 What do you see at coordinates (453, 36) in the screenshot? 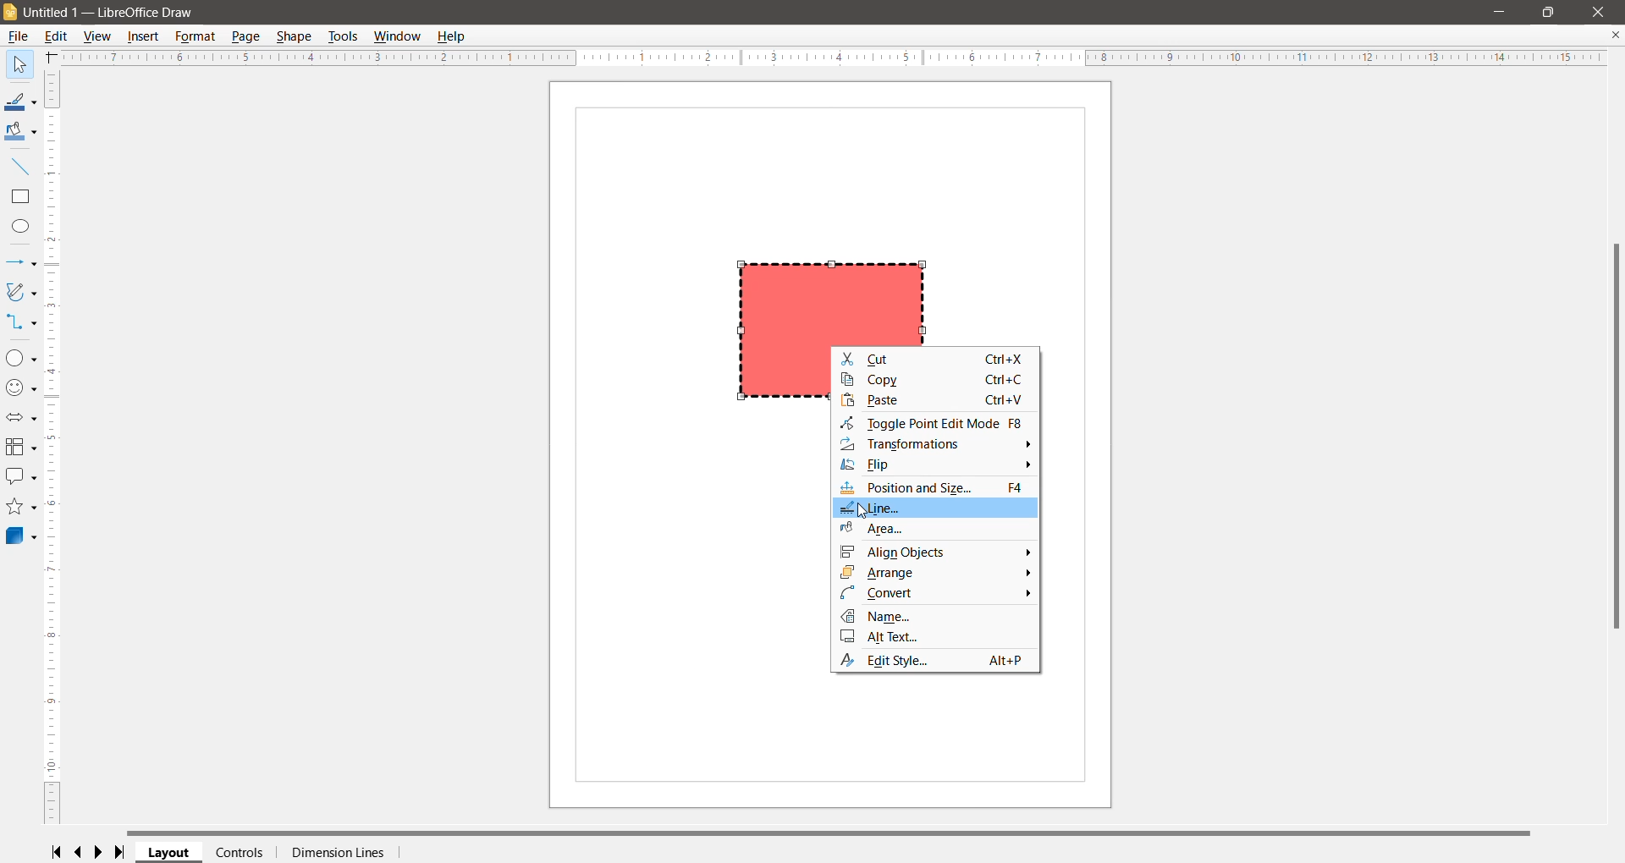
I see `Help` at bounding box center [453, 36].